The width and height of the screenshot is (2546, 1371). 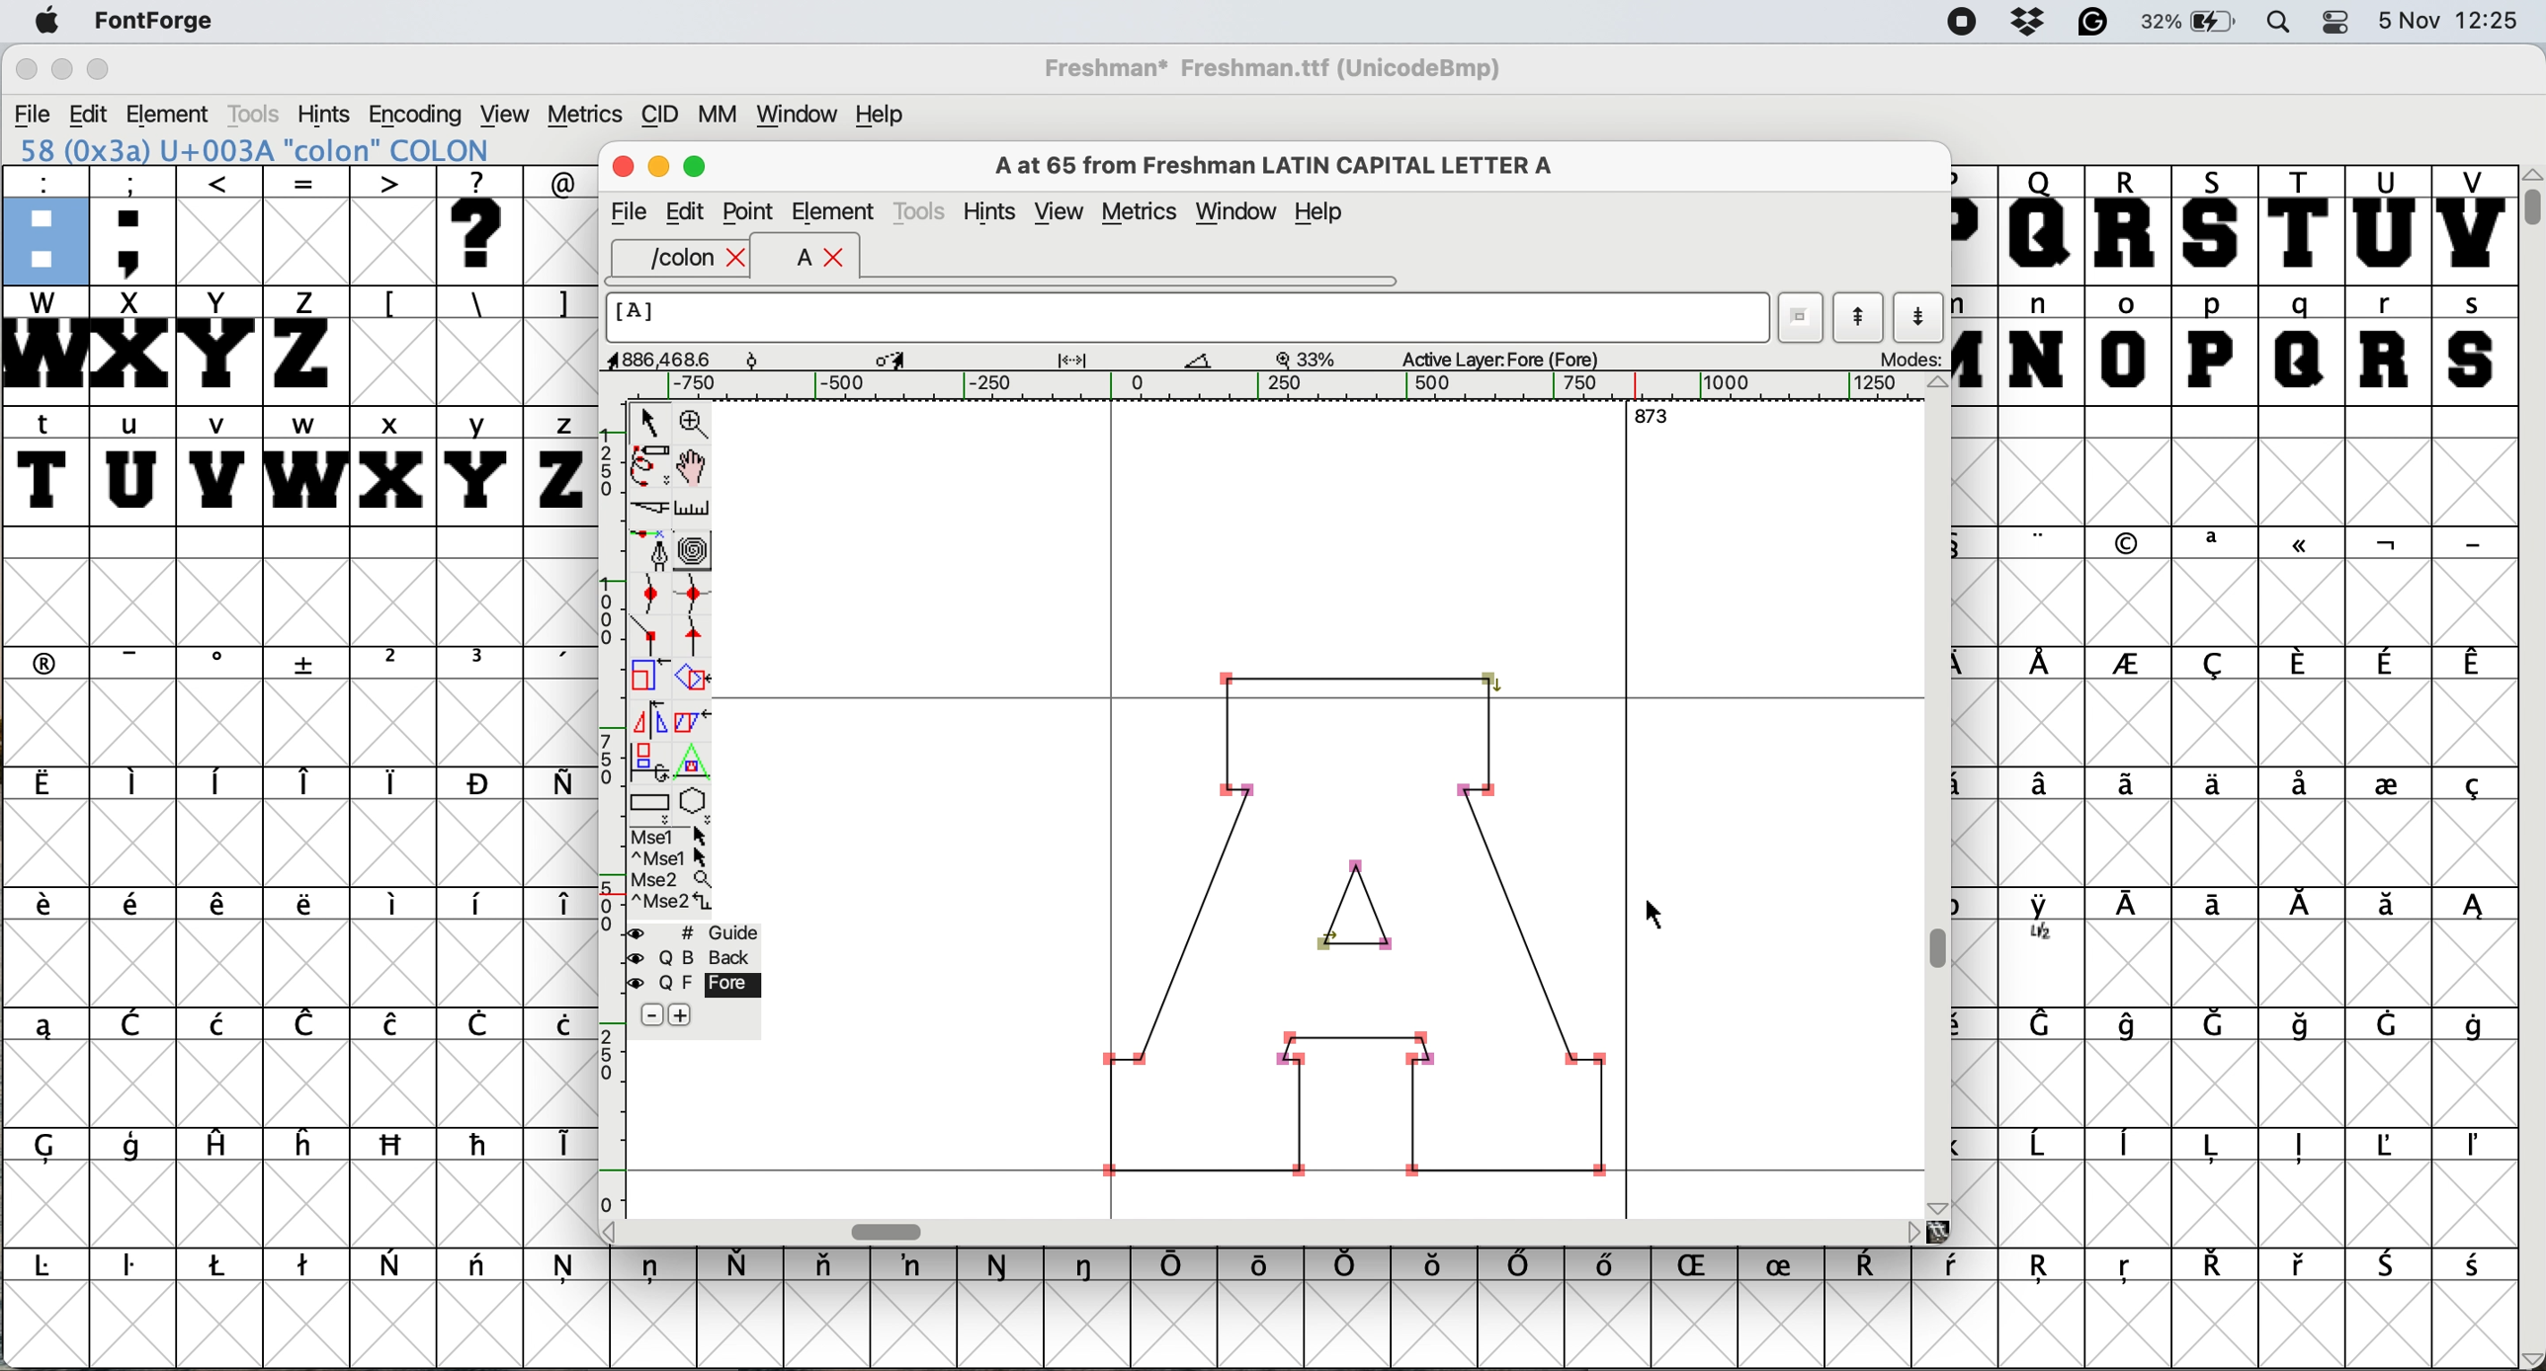 What do you see at coordinates (2098, 25) in the screenshot?
I see `grammarly` at bounding box center [2098, 25].